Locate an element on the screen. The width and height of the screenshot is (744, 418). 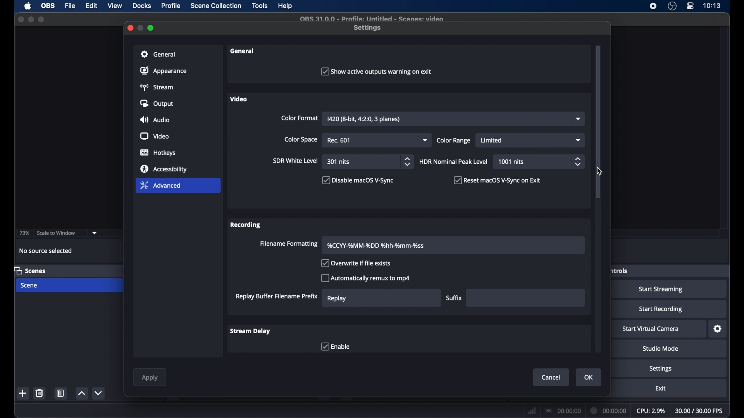
decrement is located at coordinates (98, 393).